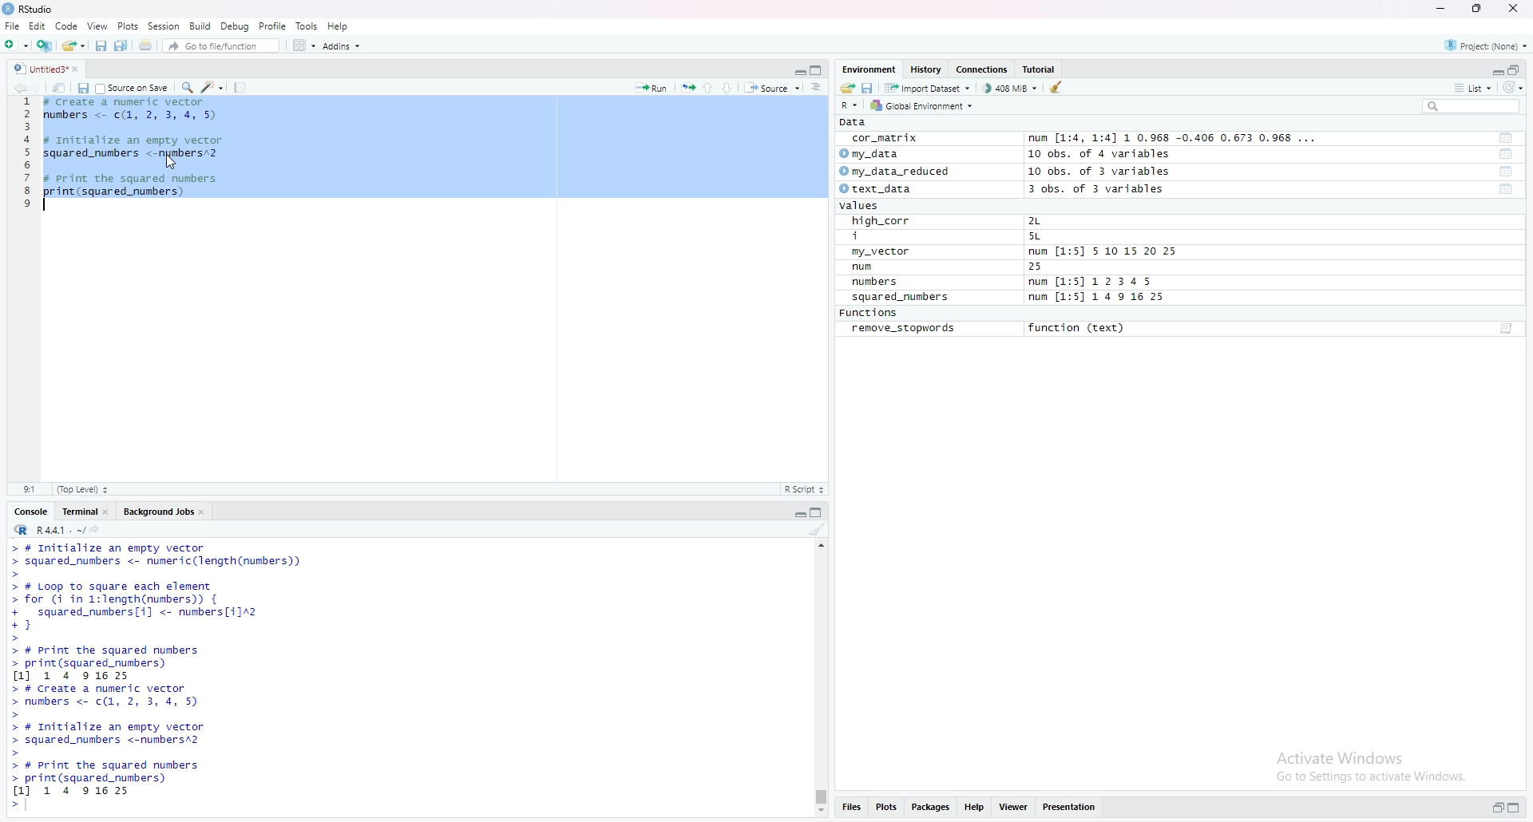 Image resolution: width=1533 pixels, height=822 pixels. I want to click on remove_stopwords, so click(904, 329).